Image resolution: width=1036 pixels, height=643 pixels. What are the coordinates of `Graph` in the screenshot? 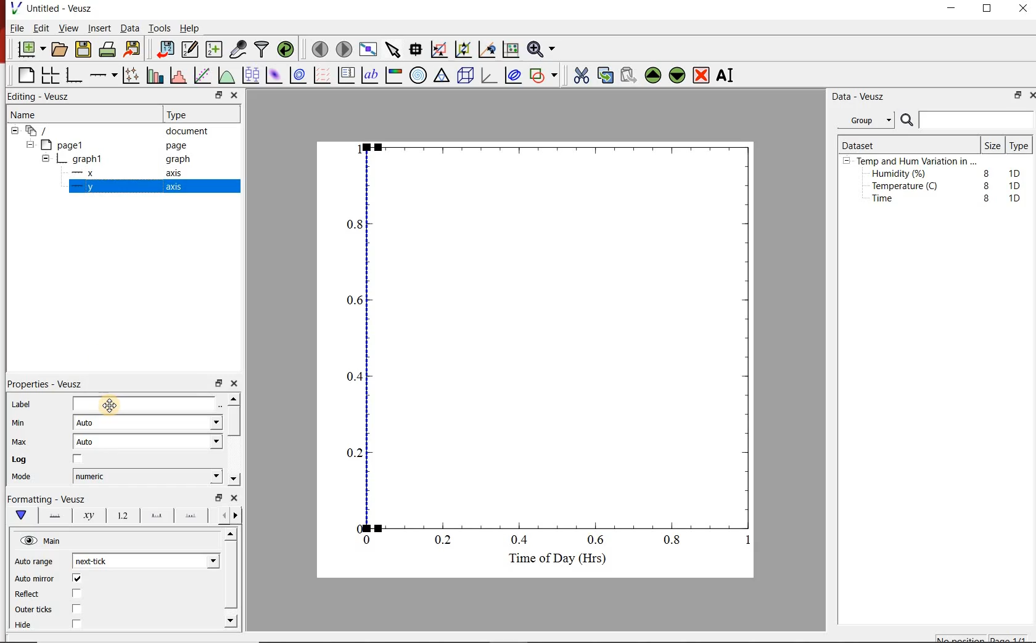 It's located at (562, 334).